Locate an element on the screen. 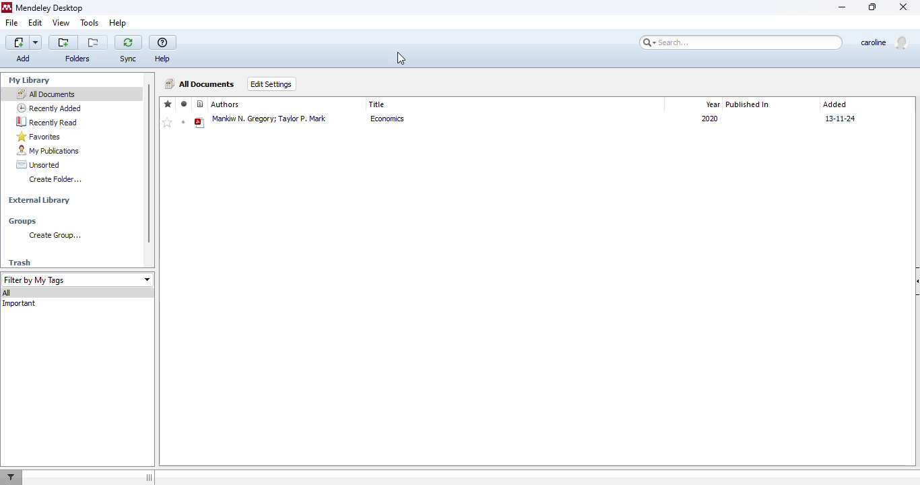 This screenshot has height=485, width=920. 13-11-24 is located at coordinates (845, 118).